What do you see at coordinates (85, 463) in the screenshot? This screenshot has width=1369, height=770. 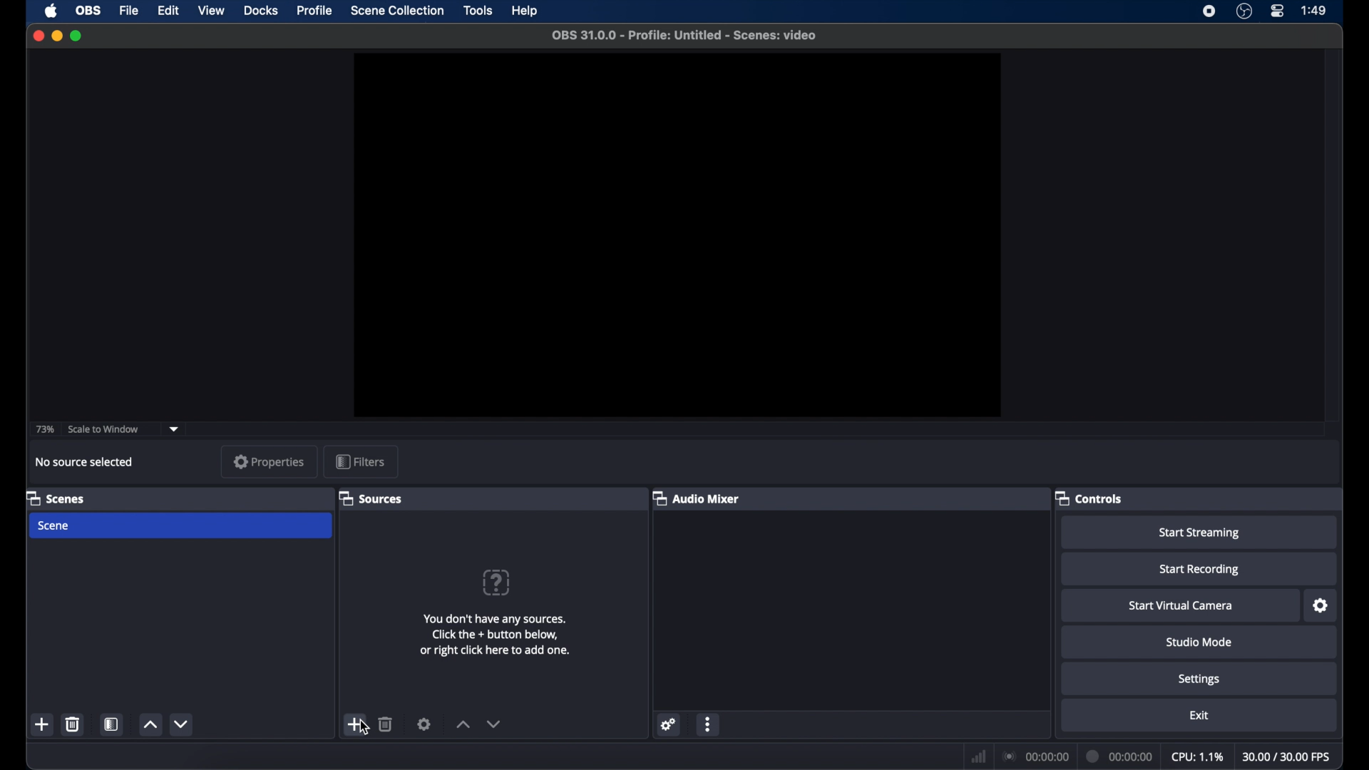 I see `no source selected` at bounding box center [85, 463].